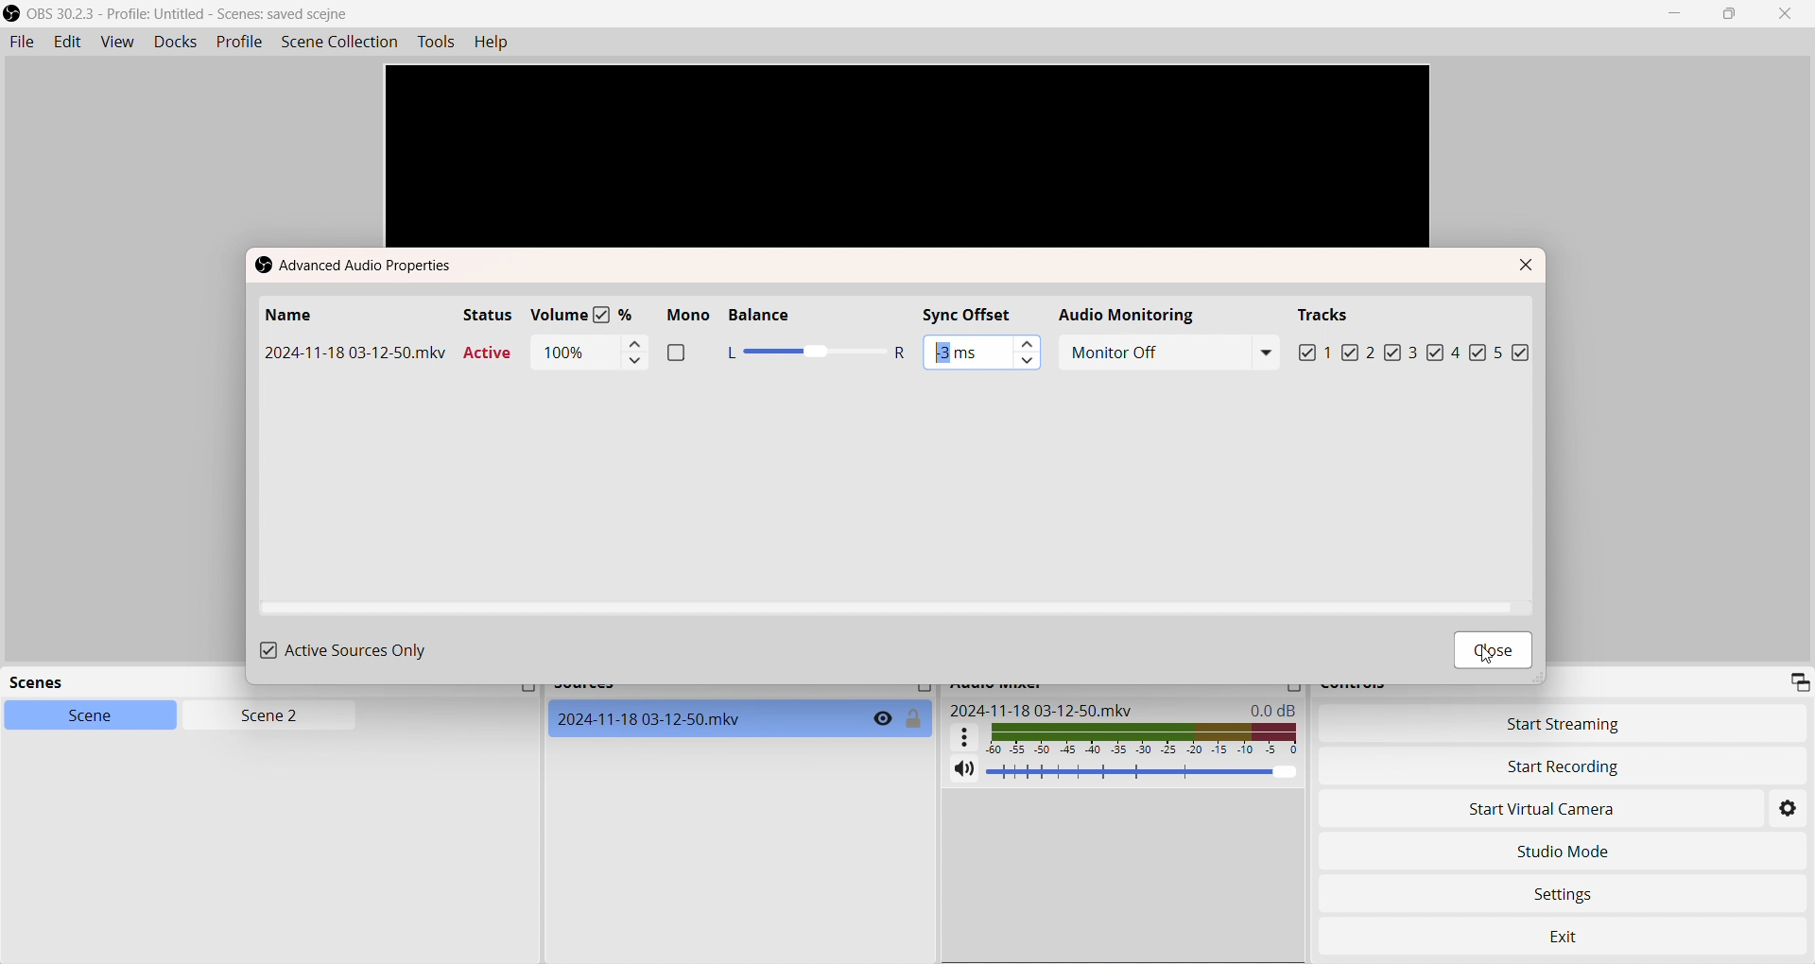 This screenshot has height=964, width=1815. Describe the element at coordinates (1562, 852) in the screenshot. I see `Studio Mode` at that location.